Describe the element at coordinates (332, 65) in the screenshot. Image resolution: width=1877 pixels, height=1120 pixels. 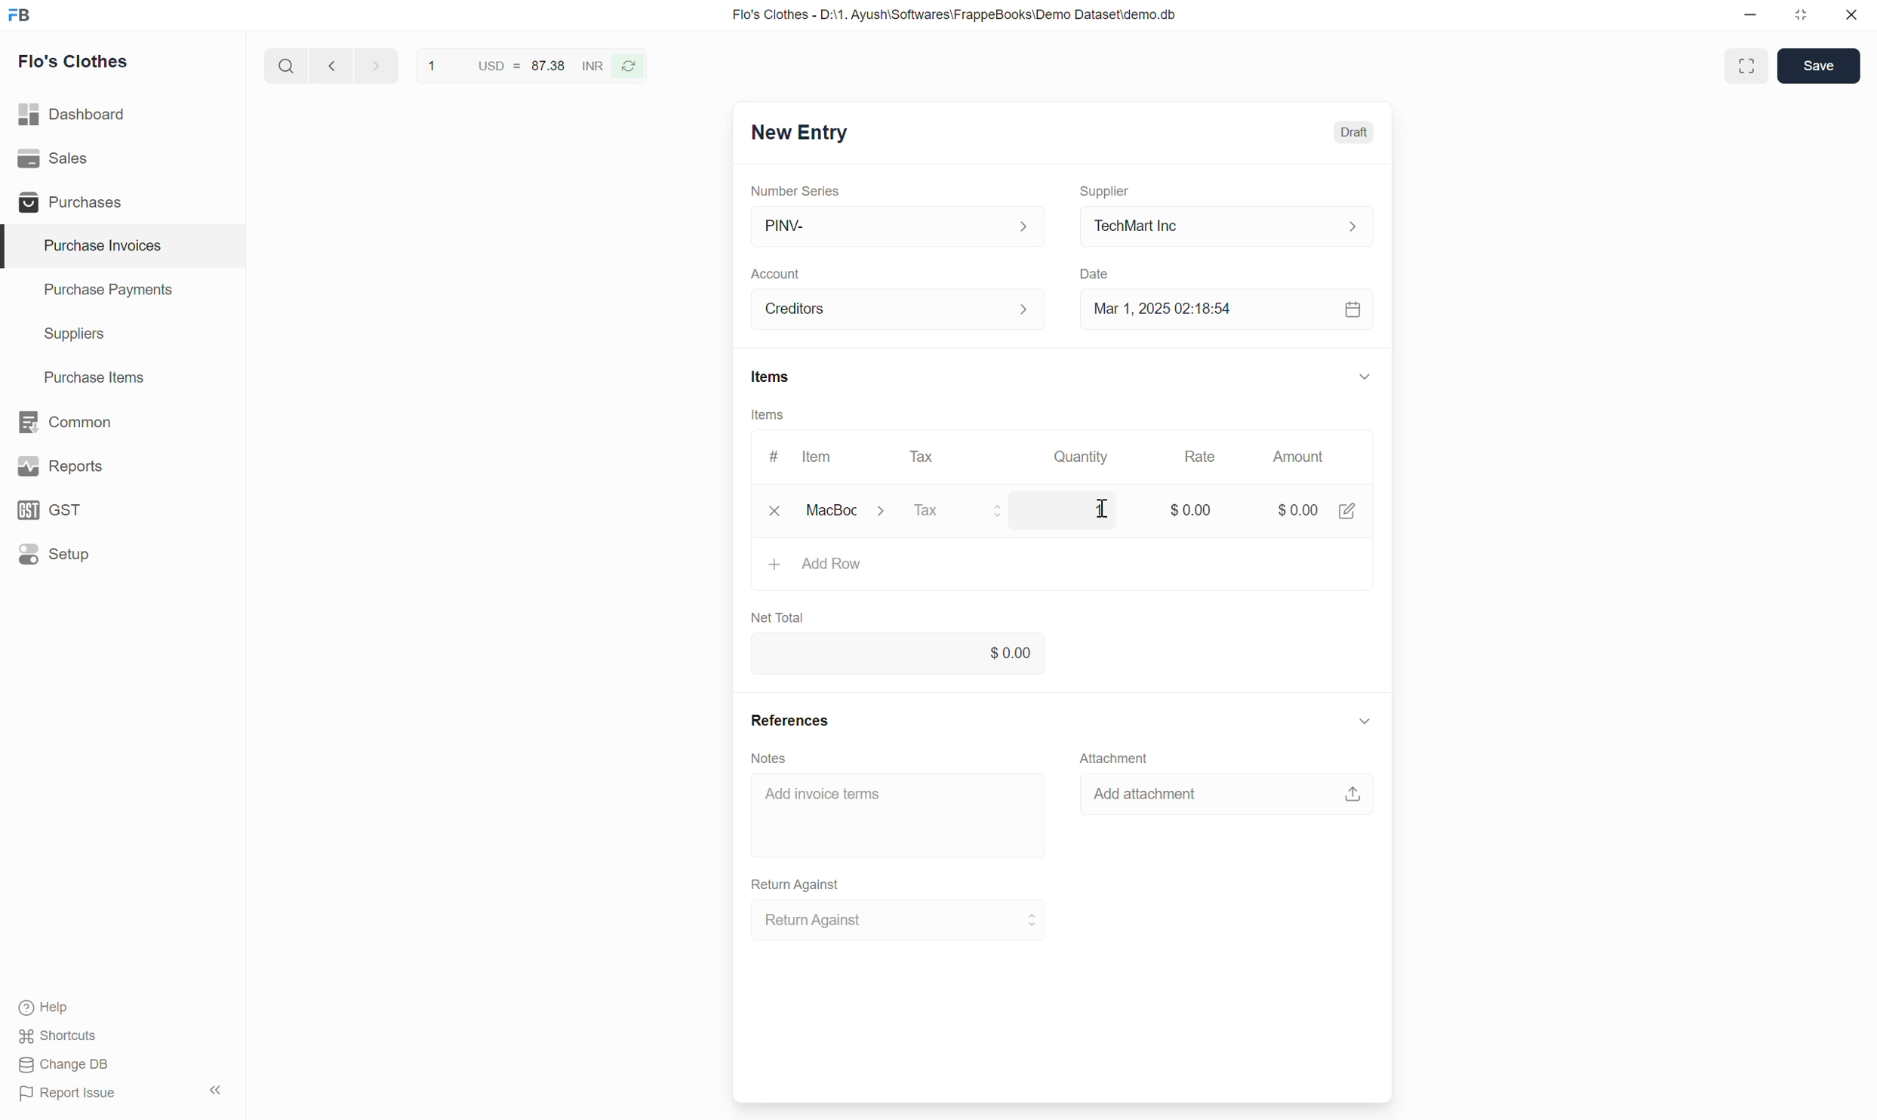
I see `Previous` at that location.